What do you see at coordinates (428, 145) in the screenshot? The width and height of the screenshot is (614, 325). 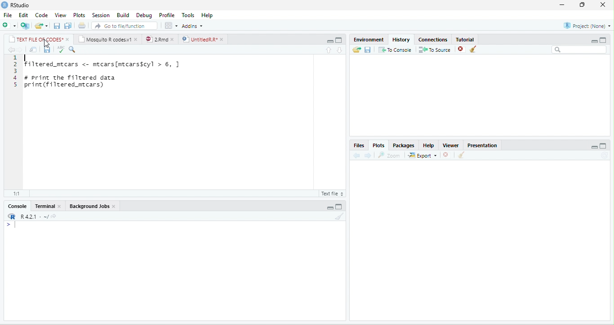 I see `Help` at bounding box center [428, 145].